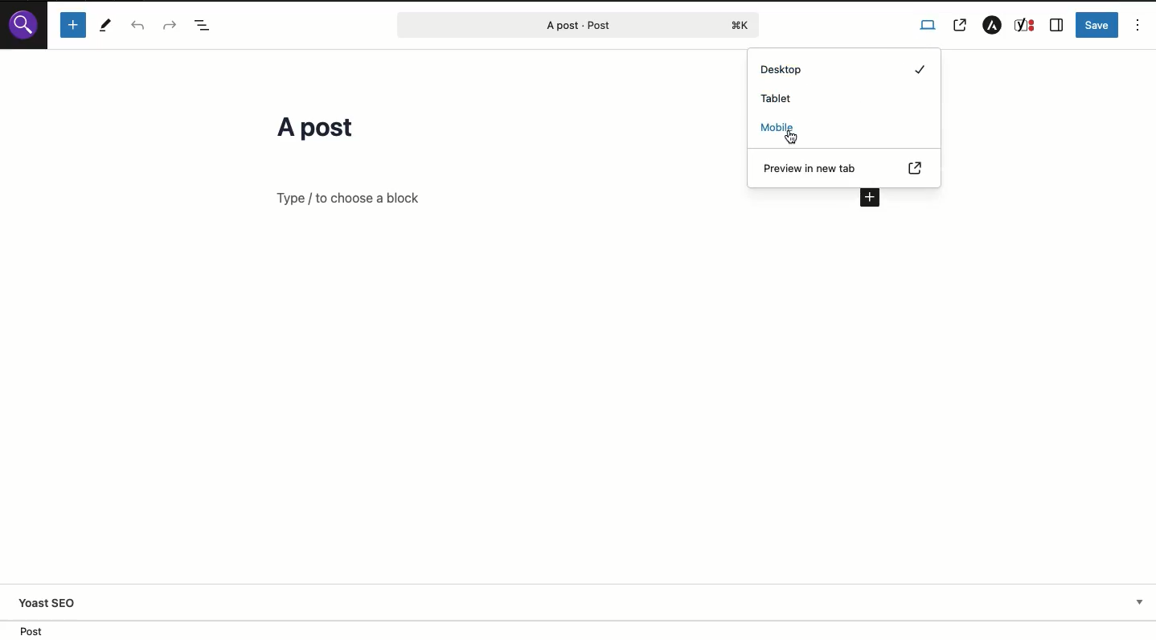 The image size is (1156, 640). I want to click on View, so click(930, 27).